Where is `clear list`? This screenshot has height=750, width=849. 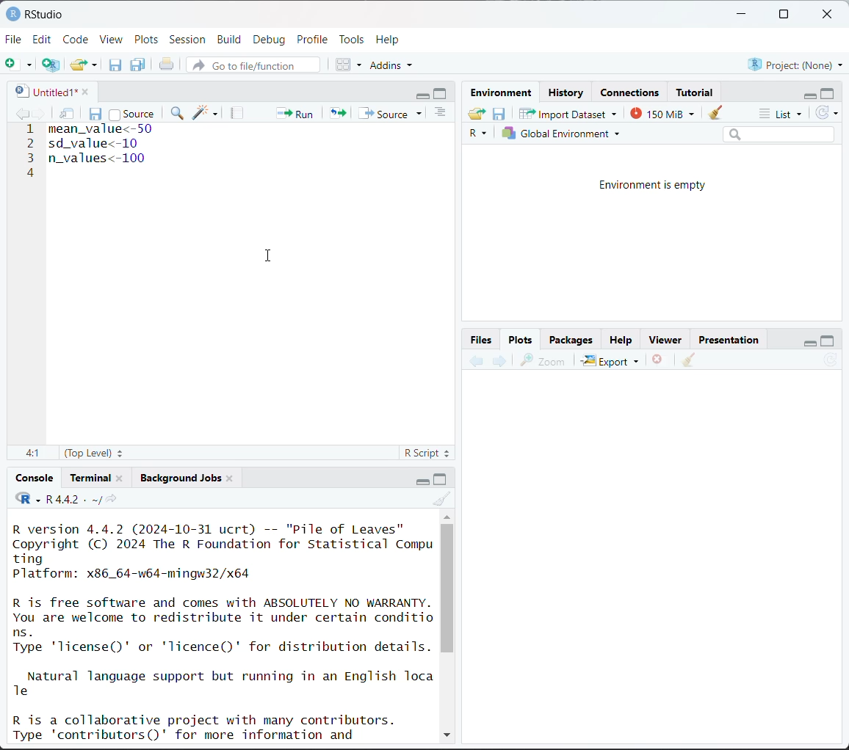 clear list is located at coordinates (96, 65).